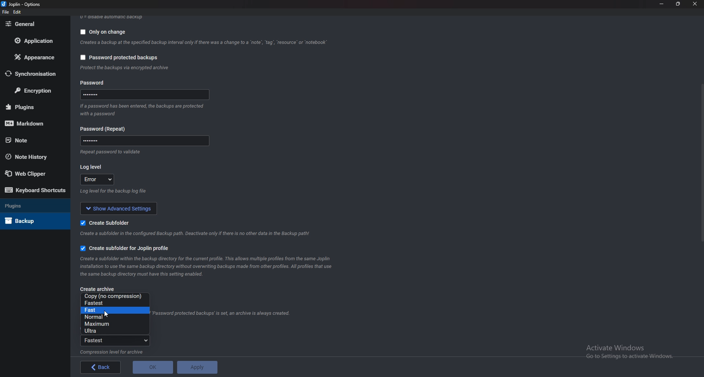 The image size is (704, 377). Describe the element at coordinates (125, 249) in the screenshot. I see `Create subfolder for Joplin profile` at that location.